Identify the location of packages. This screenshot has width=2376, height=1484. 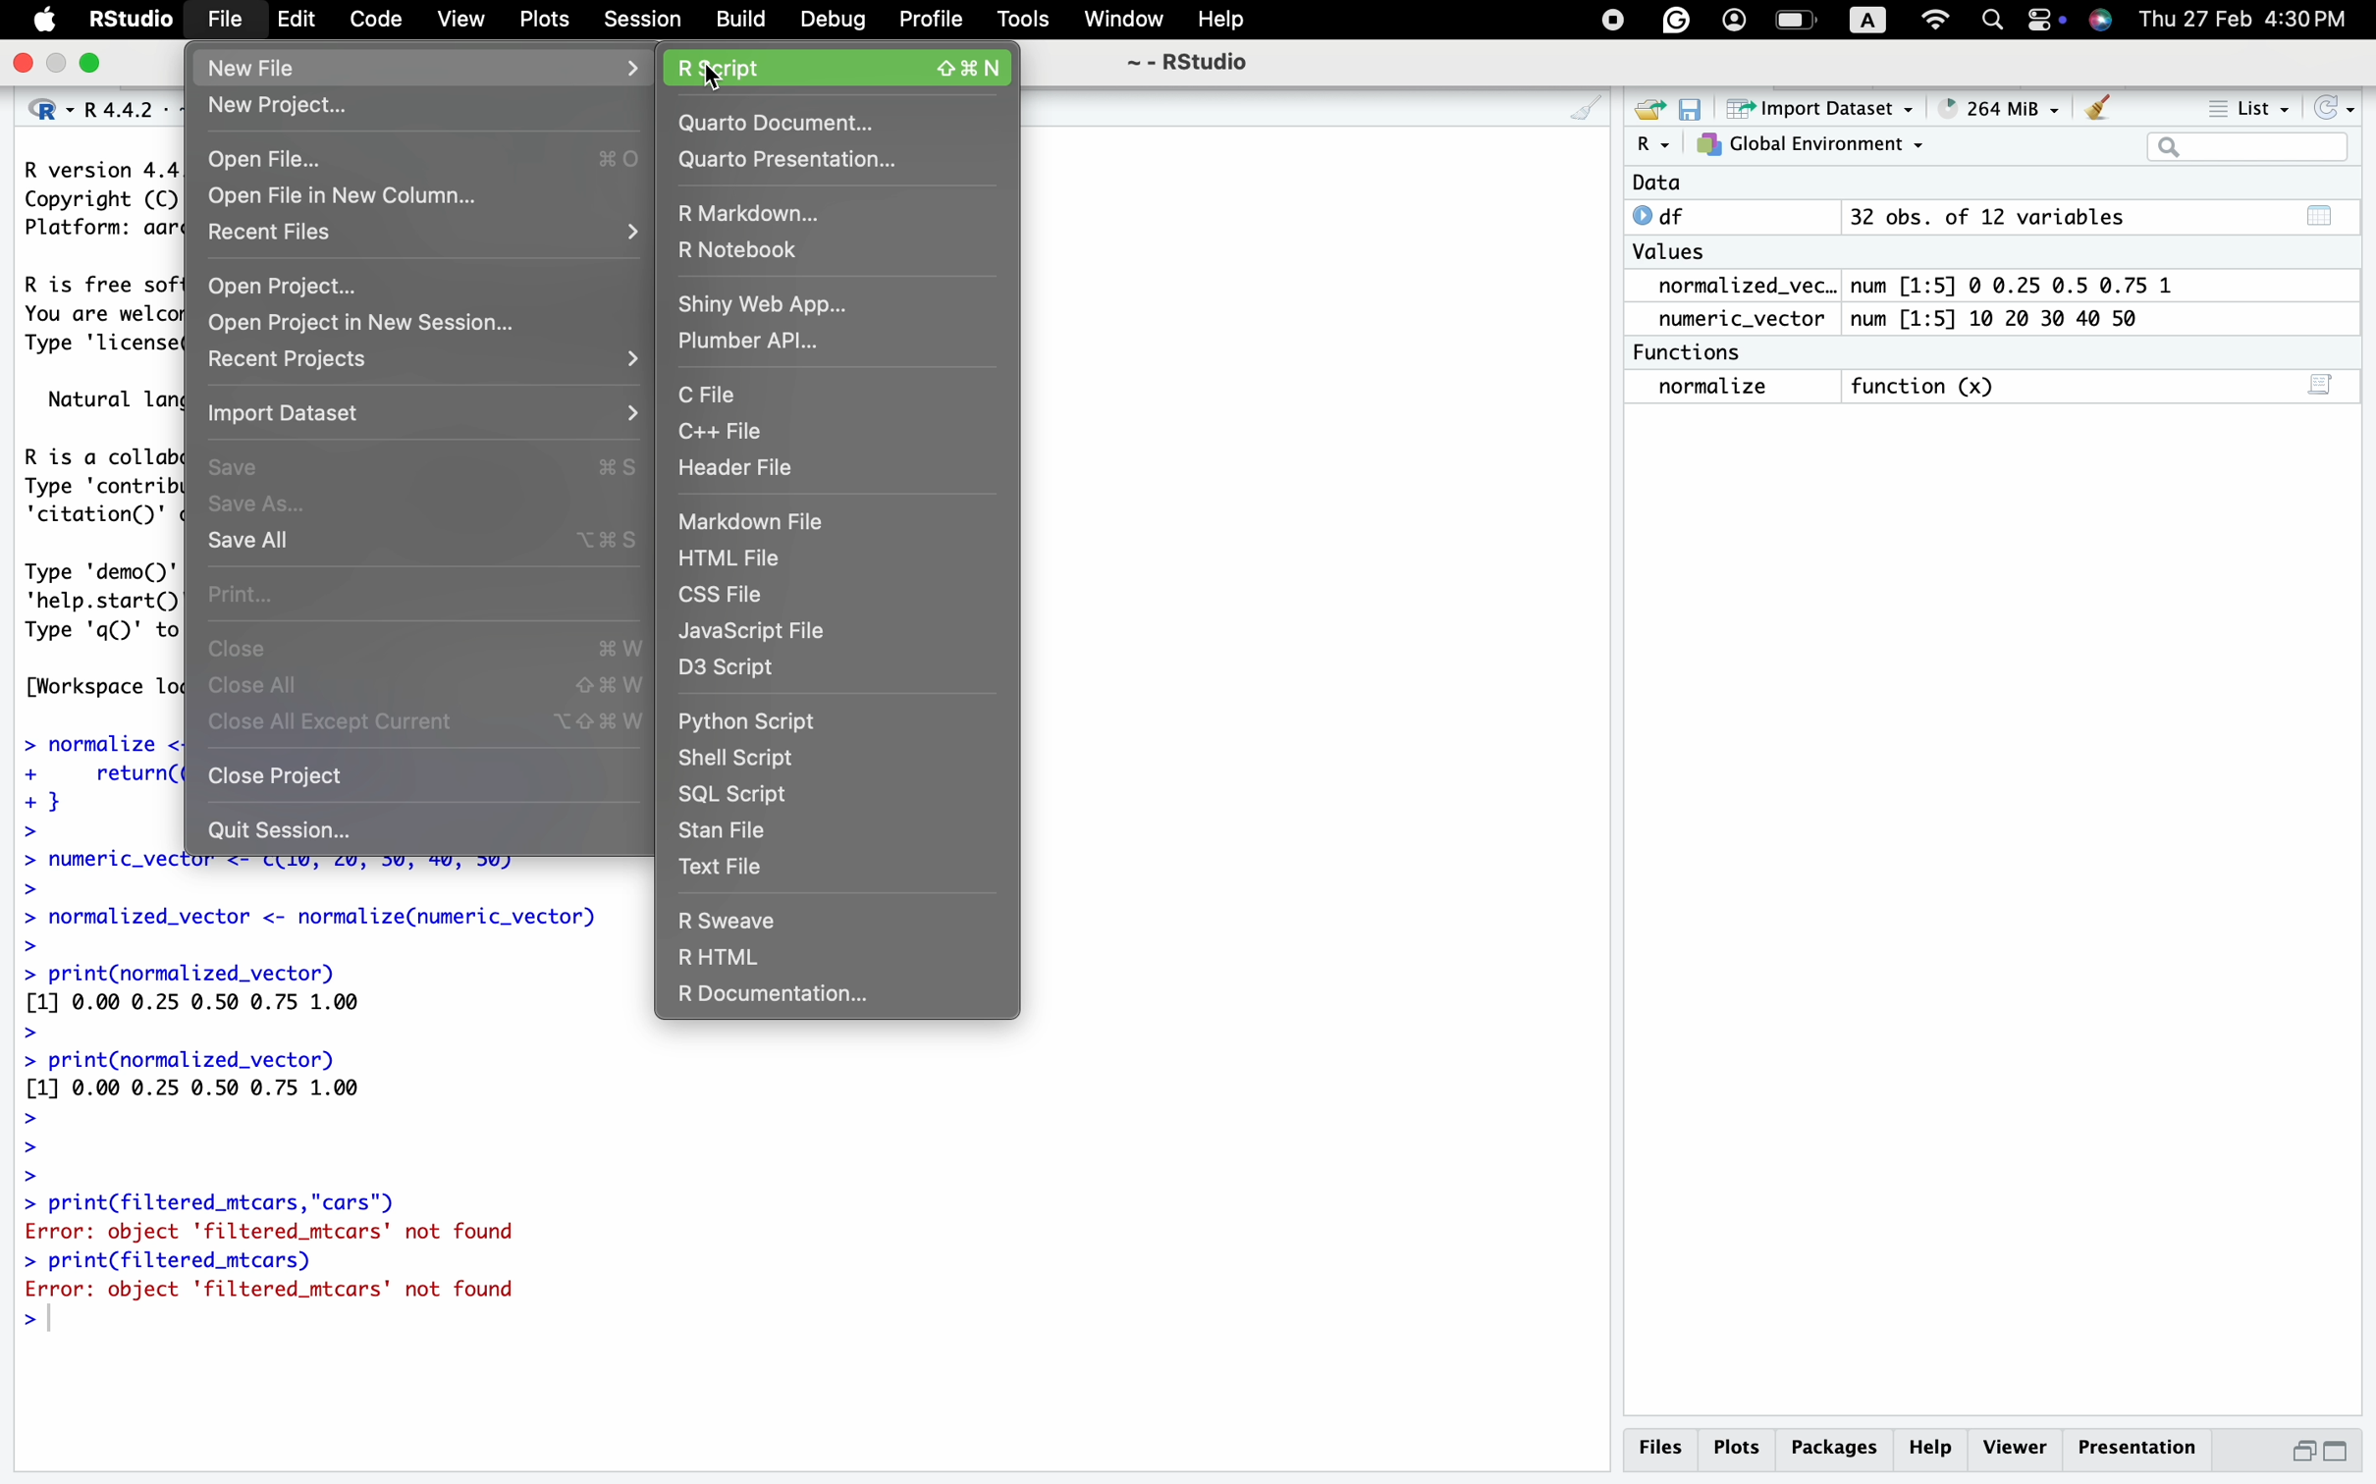
(1834, 1450).